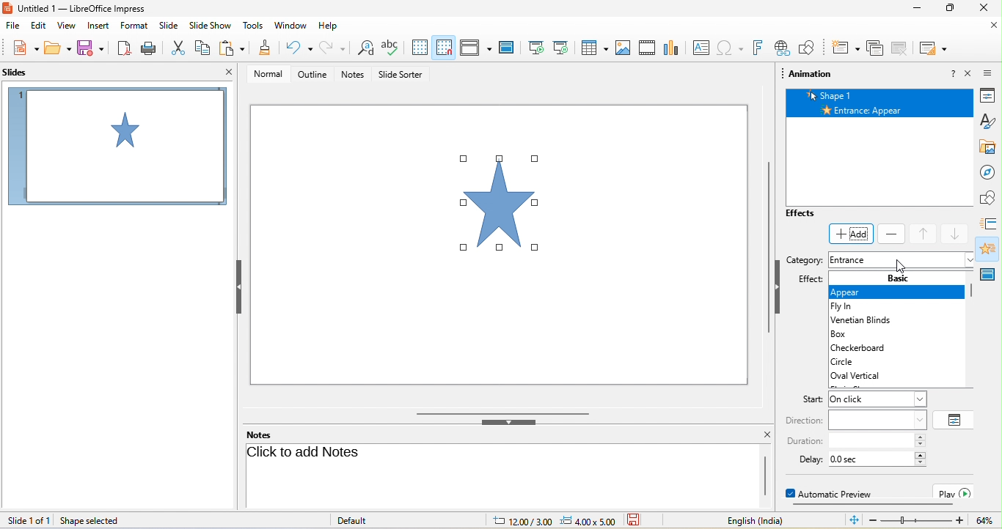 The image size is (1002, 529). Describe the element at coordinates (991, 26) in the screenshot. I see `close` at that location.